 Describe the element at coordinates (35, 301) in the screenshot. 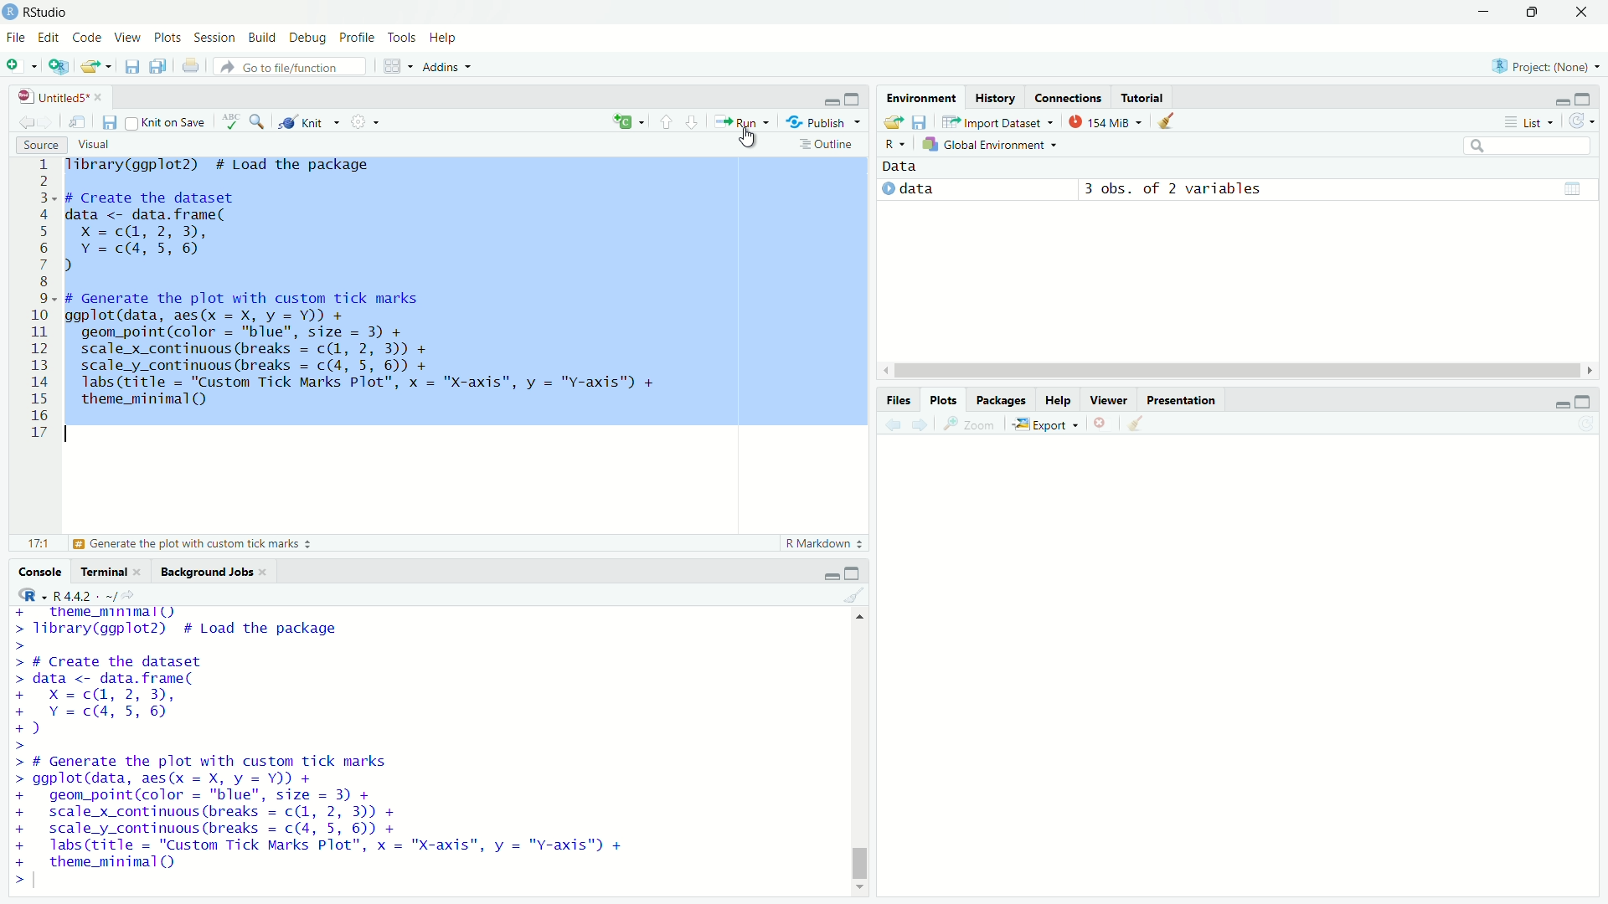

I see `` at that location.